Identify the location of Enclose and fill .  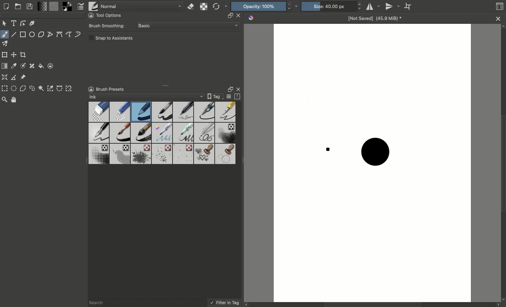
(50, 66).